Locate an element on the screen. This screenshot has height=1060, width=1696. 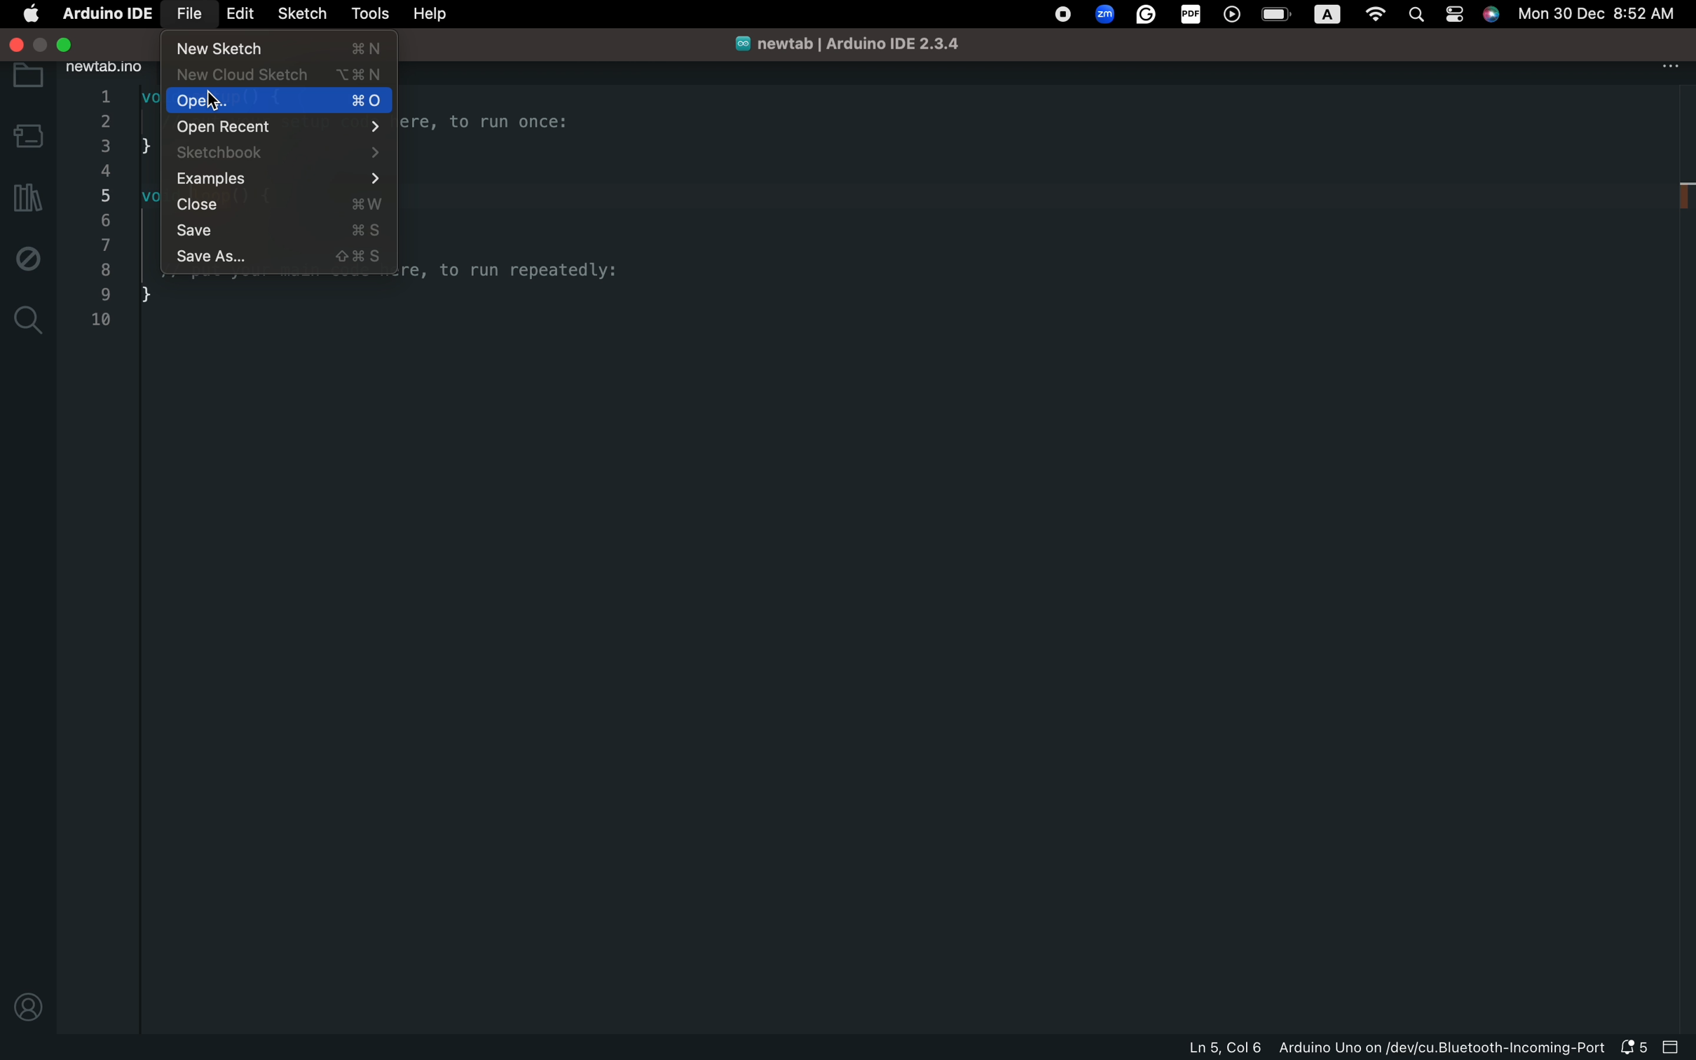
close slide bar is located at coordinates (1675, 1048).